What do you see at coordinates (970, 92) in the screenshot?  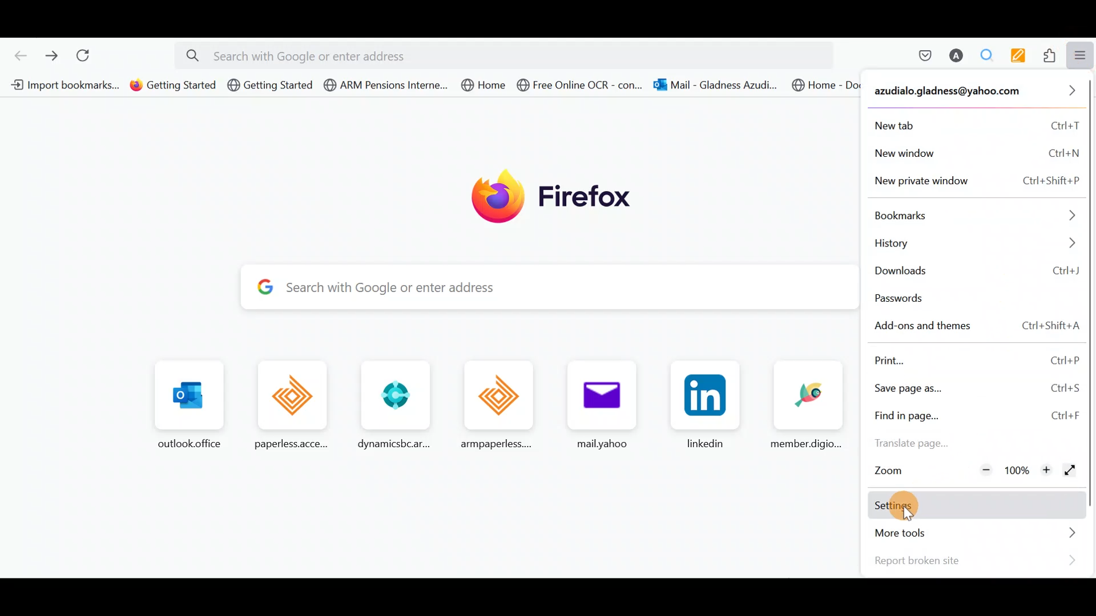 I see `Account` at bounding box center [970, 92].